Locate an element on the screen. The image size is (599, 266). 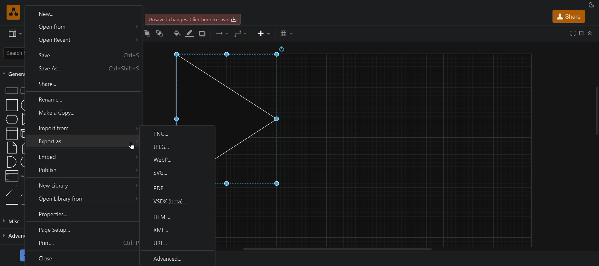
new library is located at coordinates (81, 186).